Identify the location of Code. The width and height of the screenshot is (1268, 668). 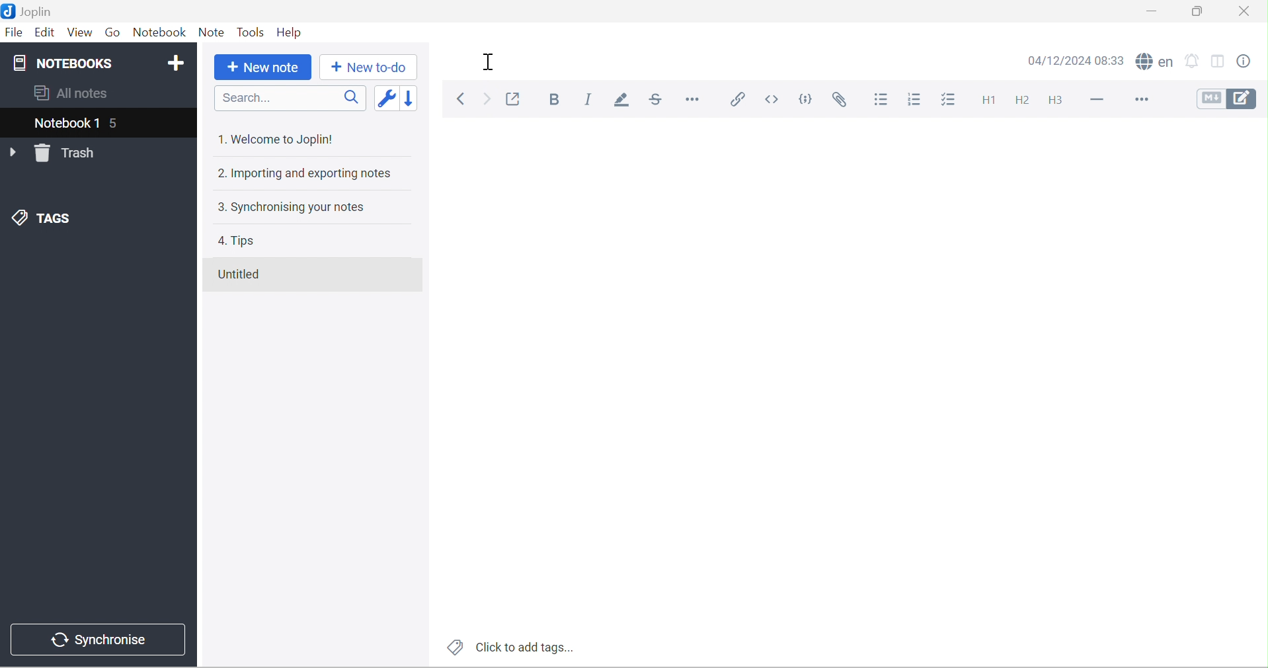
(806, 99).